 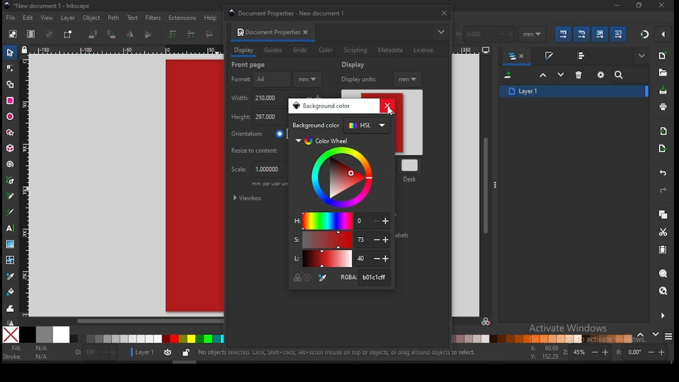 What do you see at coordinates (130, 34) in the screenshot?
I see `object flip horizontal` at bounding box center [130, 34].